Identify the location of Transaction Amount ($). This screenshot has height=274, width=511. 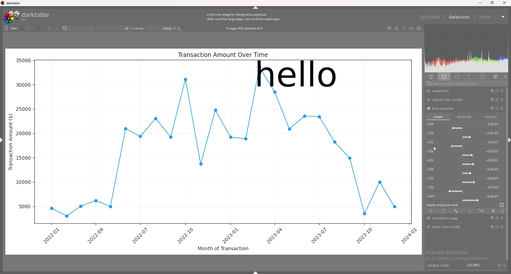
(11, 142).